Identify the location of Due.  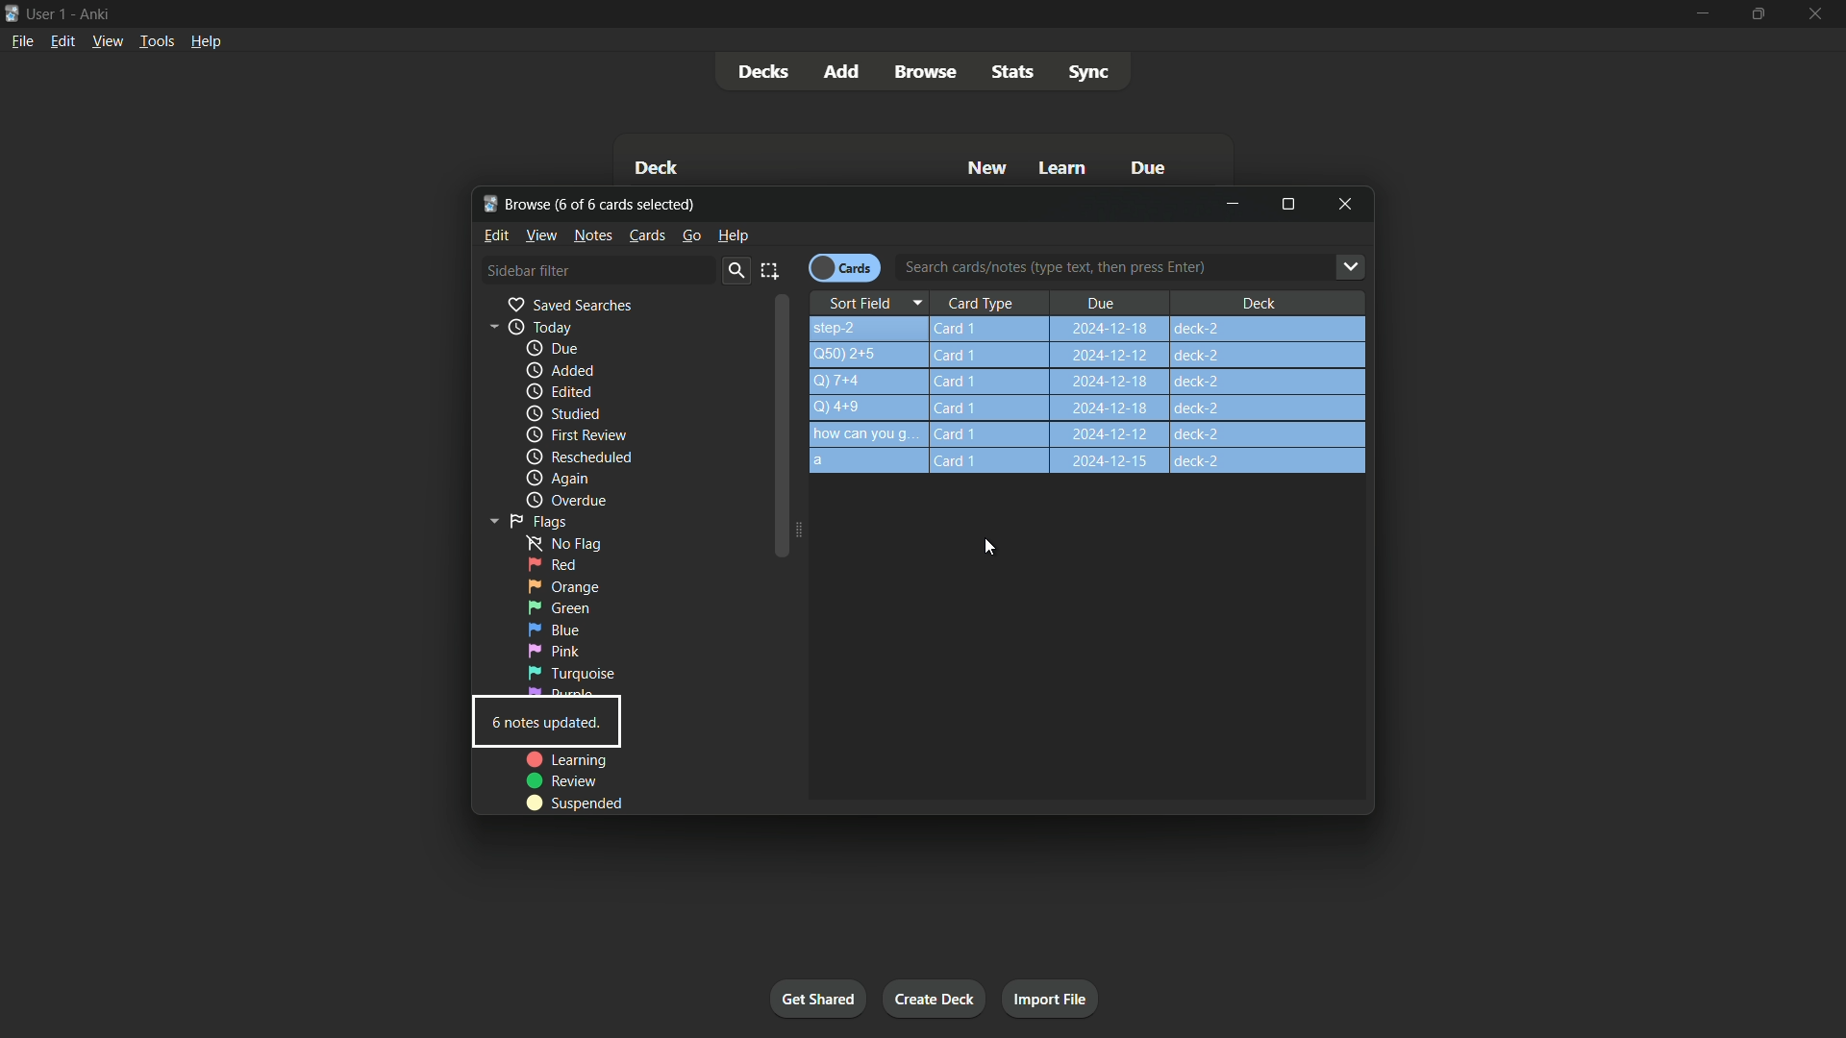
(1101, 302).